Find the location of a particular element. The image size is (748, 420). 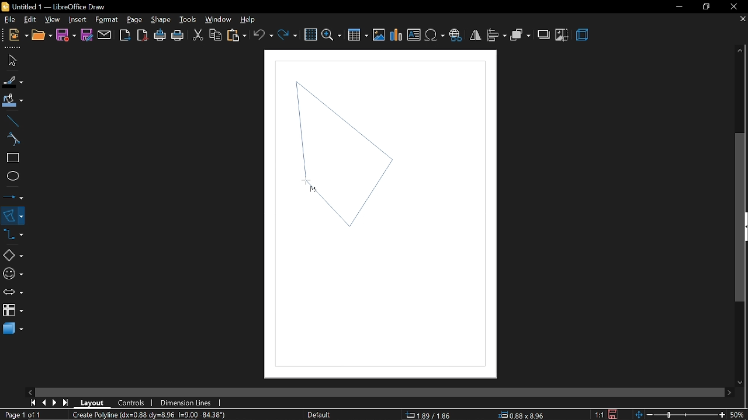

position 00X00 is located at coordinates (521, 413).